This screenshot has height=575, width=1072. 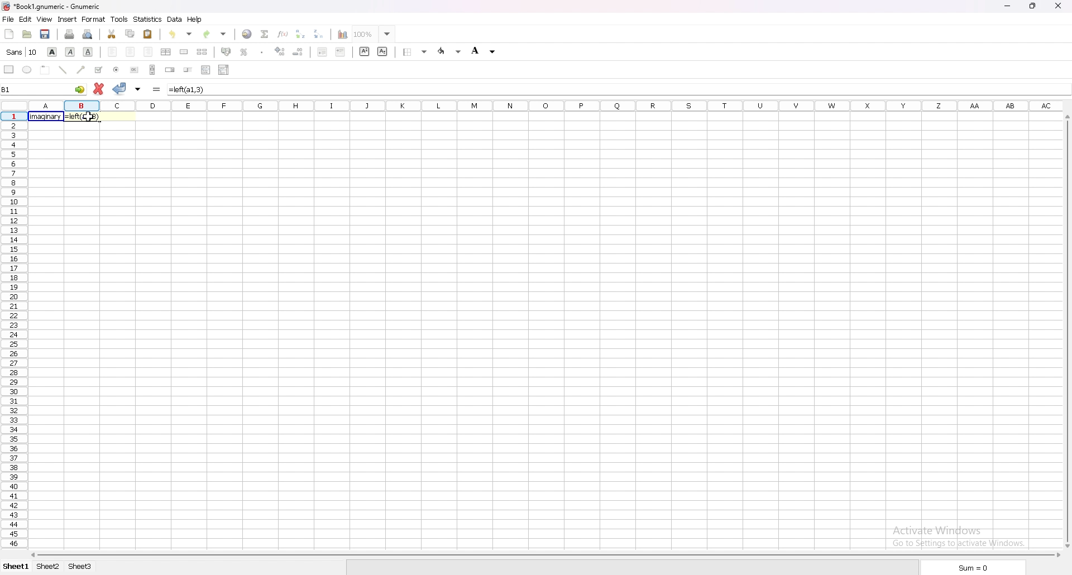 What do you see at coordinates (45, 117) in the screenshot?
I see `word` at bounding box center [45, 117].